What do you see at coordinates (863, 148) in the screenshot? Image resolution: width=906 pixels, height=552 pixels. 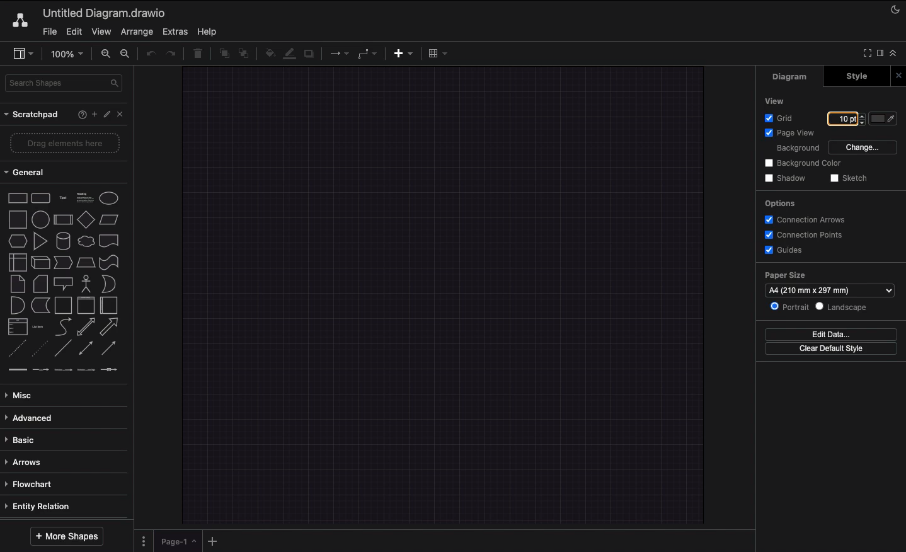 I see `Change` at bounding box center [863, 148].